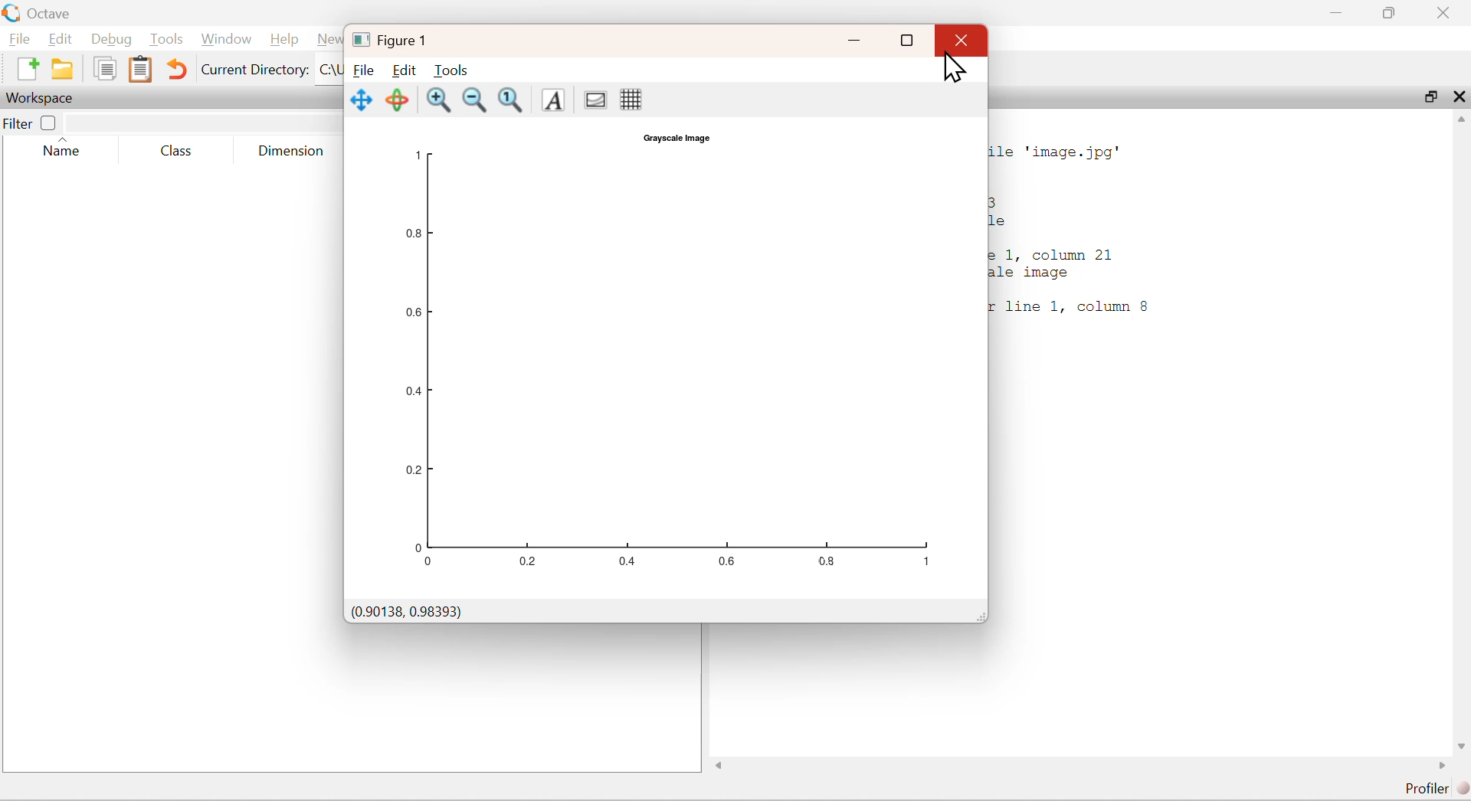  What do you see at coordinates (405, 69) in the screenshot?
I see `Edit` at bounding box center [405, 69].